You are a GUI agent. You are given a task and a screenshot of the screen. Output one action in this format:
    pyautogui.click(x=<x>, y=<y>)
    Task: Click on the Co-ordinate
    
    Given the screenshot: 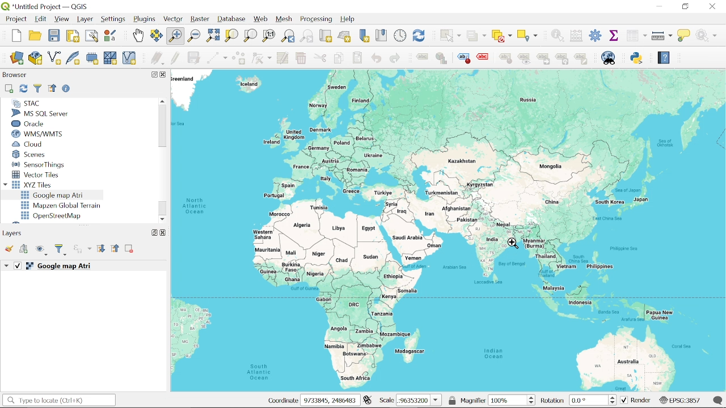 What is the action you would take?
    pyautogui.click(x=328, y=400)
    